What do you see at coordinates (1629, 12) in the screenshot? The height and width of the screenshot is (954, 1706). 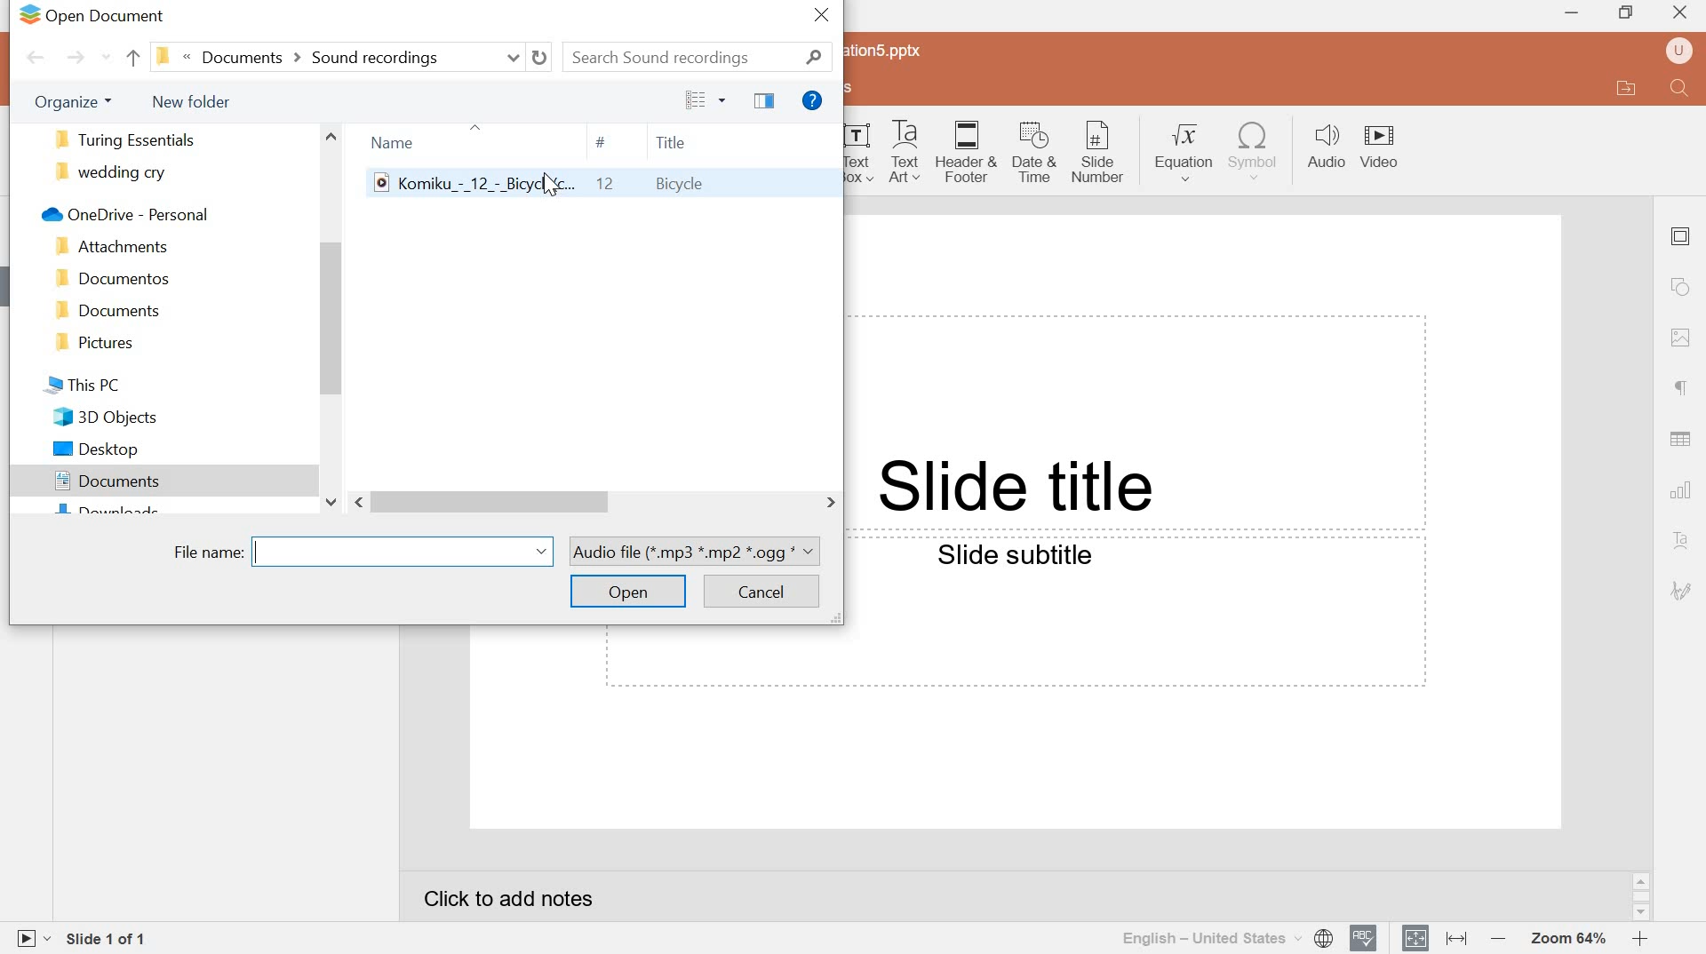 I see `Restore down` at bounding box center [1629, 12].